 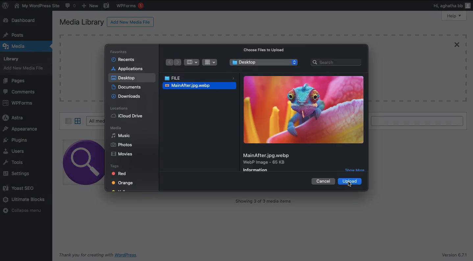 I want to click on iCloud drive , so click(x=127, y=116).